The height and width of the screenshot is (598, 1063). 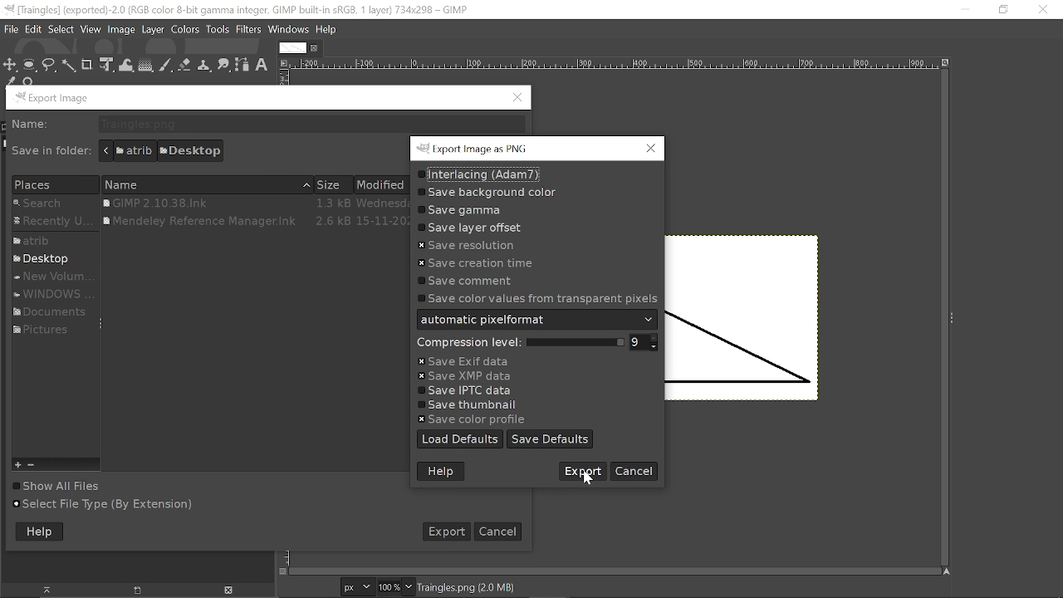 I want to click on View, so click(x=91, y=30).